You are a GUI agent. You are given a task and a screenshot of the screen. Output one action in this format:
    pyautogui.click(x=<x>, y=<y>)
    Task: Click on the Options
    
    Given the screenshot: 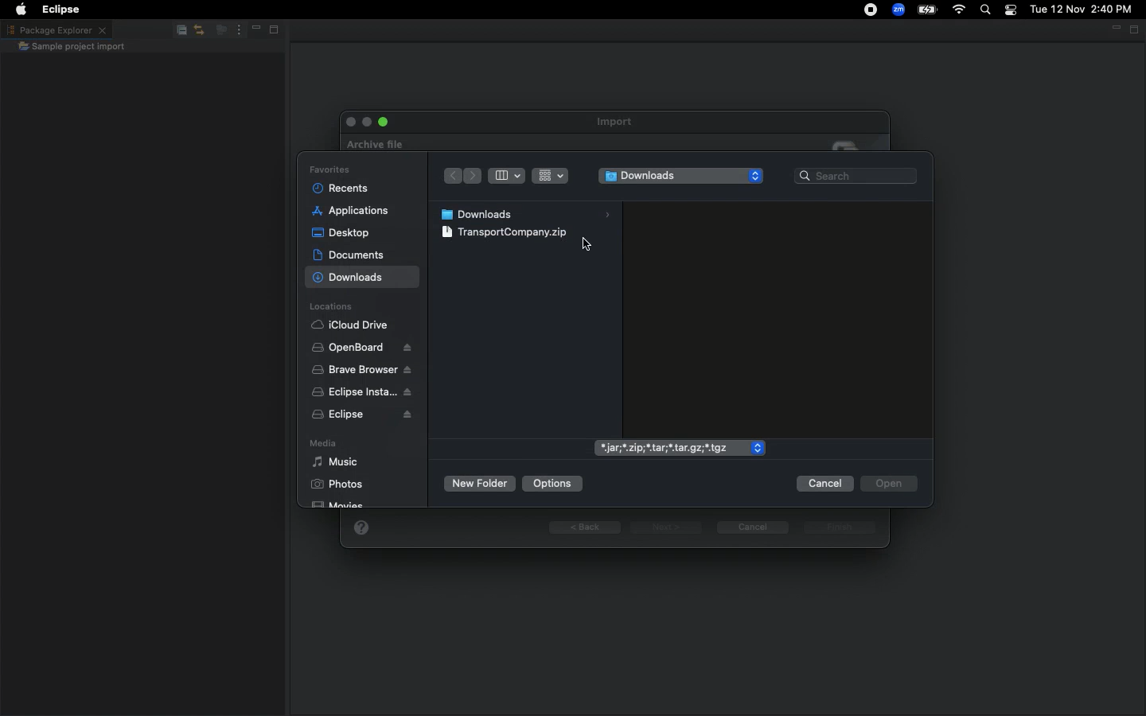 What is the action you would take?
    pyautogui.click(x=552, y=482)
    